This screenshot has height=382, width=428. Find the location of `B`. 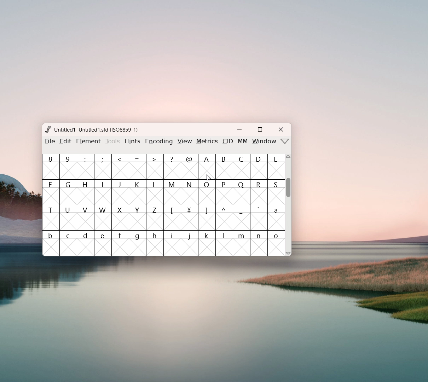

B is located at coordinates (224, 167).